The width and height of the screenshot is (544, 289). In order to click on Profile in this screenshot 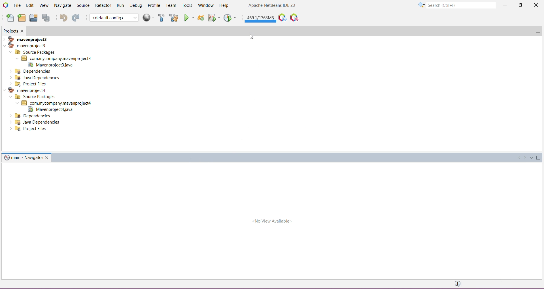, I will do `click(154, 5)`.